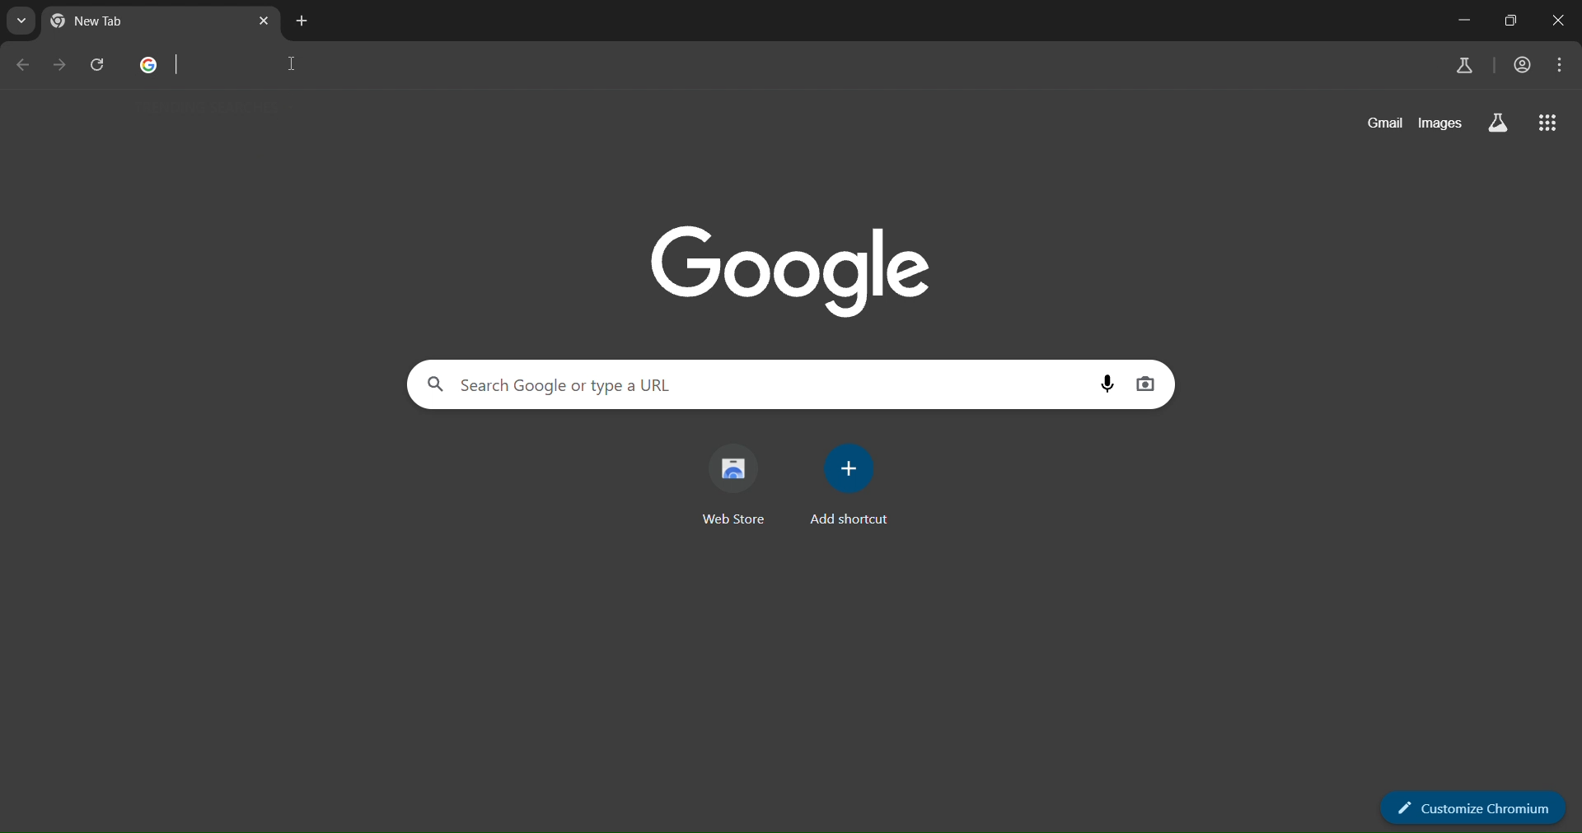 This screenshot has height=833, width=1582. Describe the element at coordinates (1378, 123) in the screenshot. I see `Gmail` at that location.